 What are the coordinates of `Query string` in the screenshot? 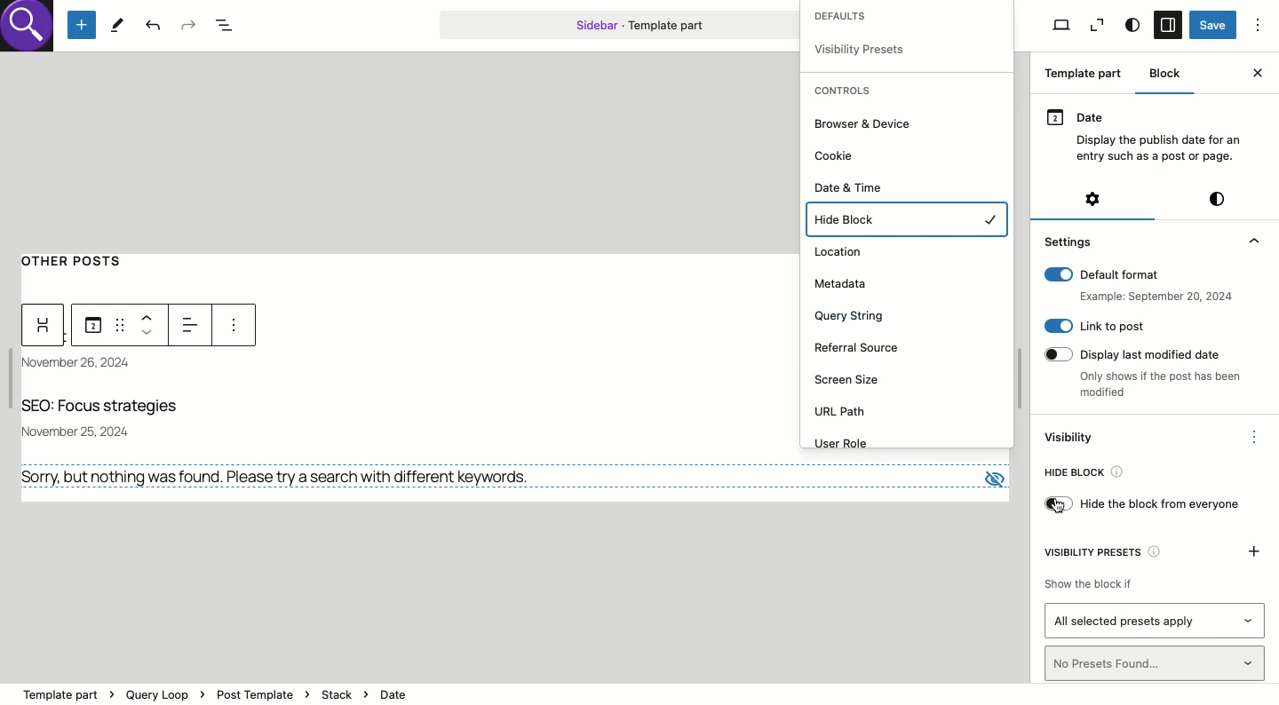 It's located at (853, 316).